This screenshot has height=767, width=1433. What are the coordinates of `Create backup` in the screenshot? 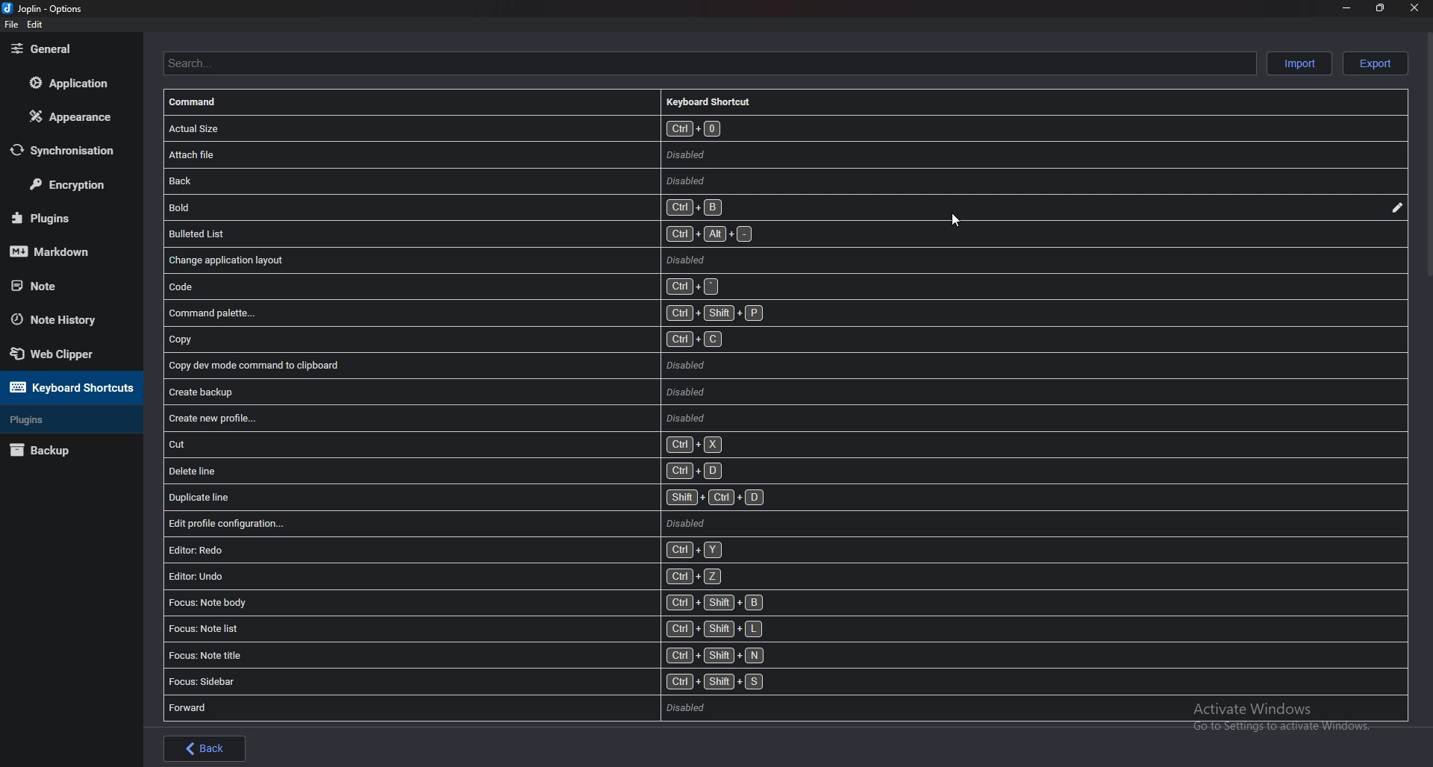 It's located at (439, 392).